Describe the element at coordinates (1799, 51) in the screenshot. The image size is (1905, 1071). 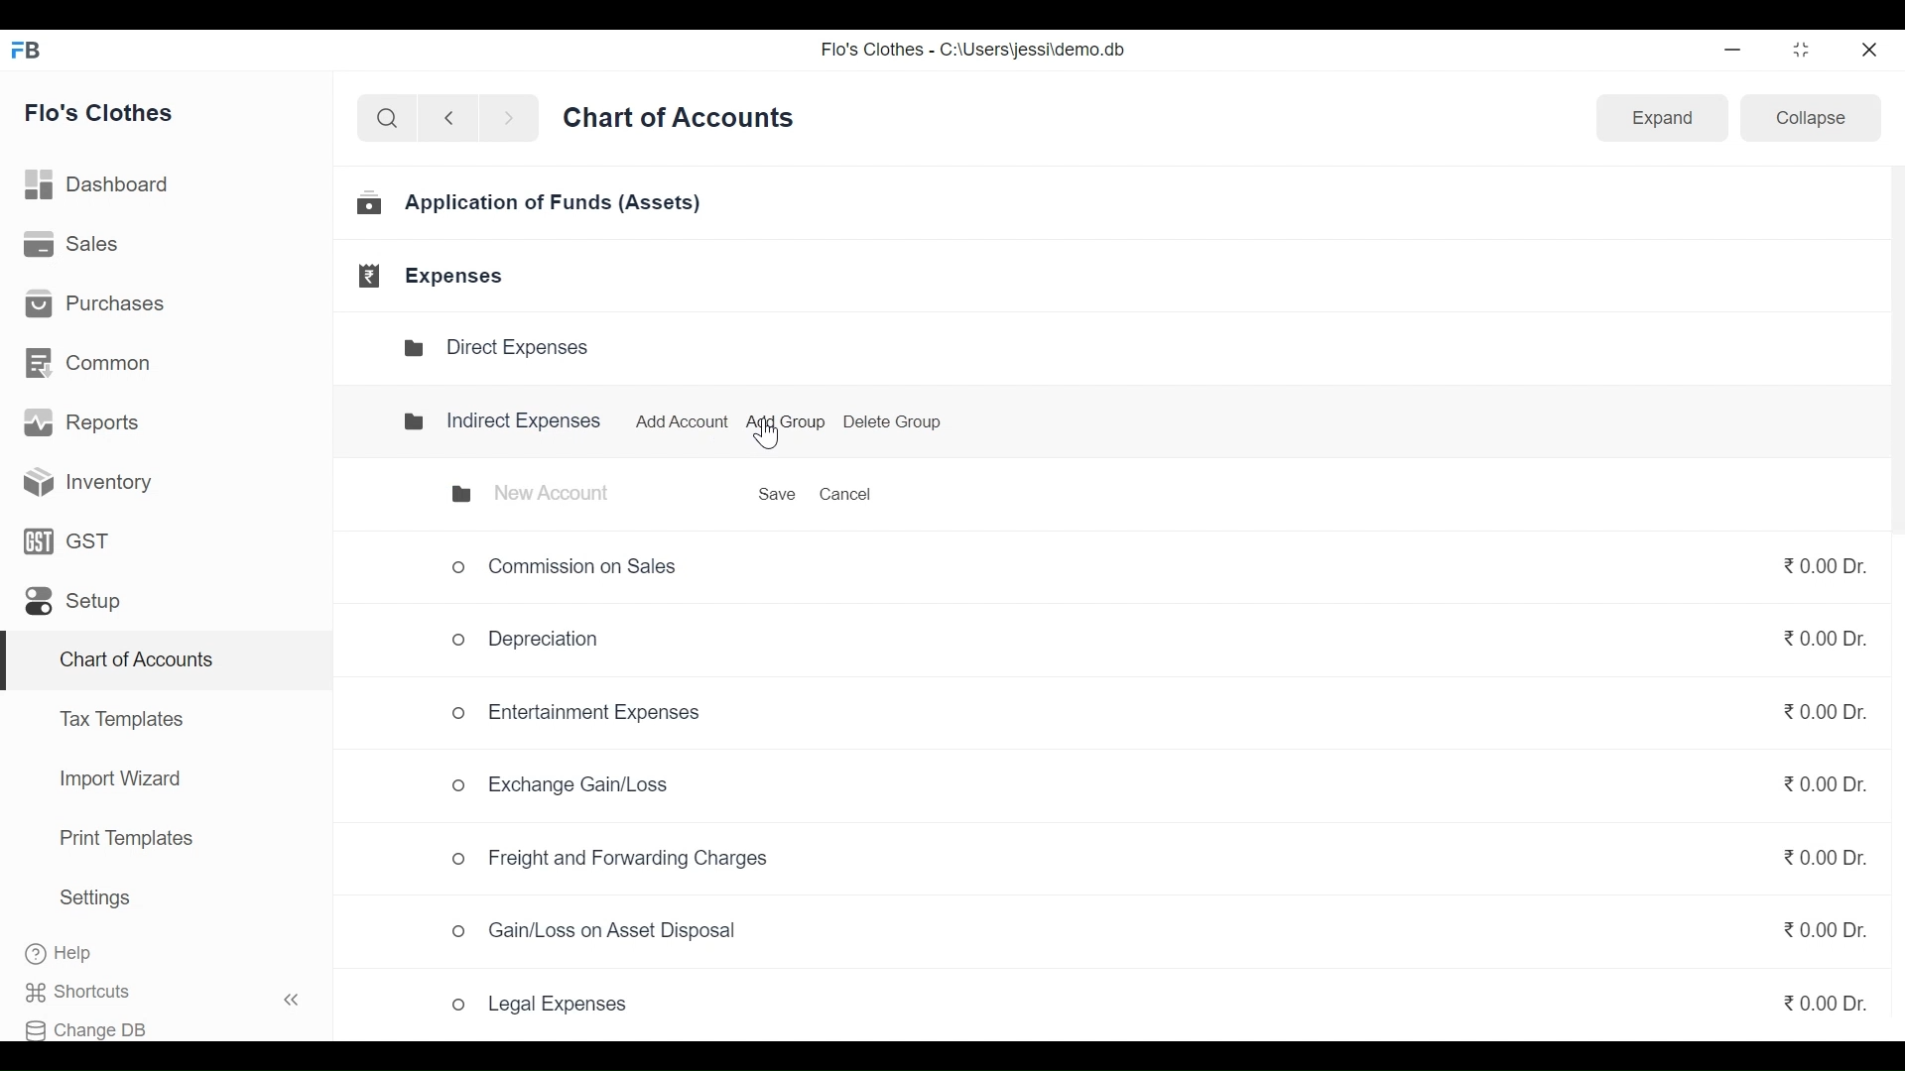
I see `restore down` at that location.